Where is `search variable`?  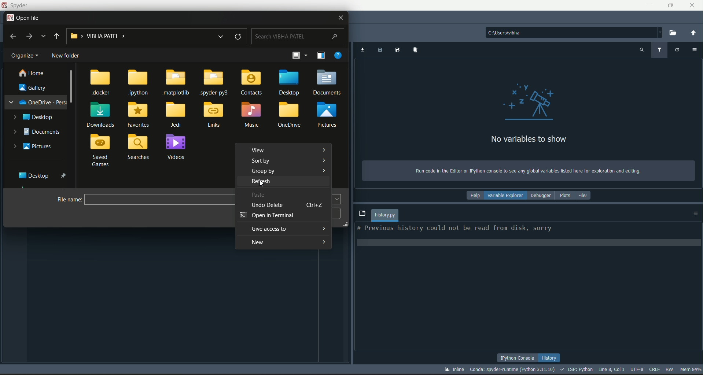
search variable is located at coordinates (641, 50).